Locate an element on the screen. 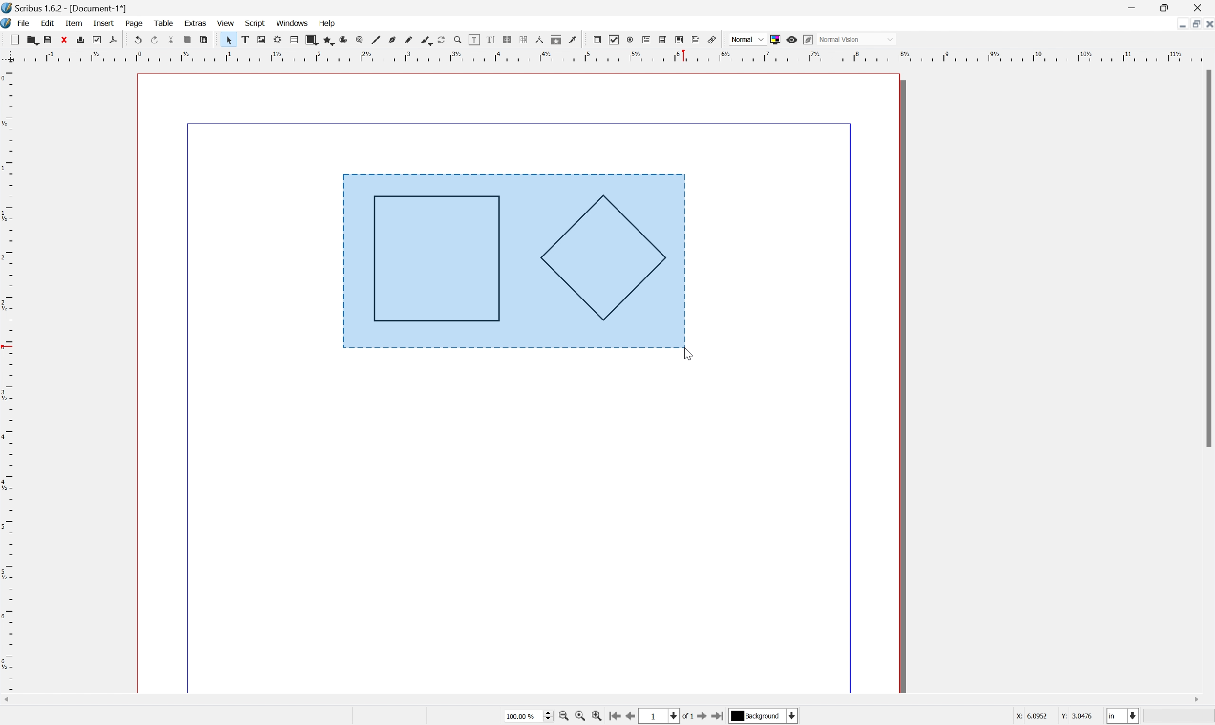 The width and height of the screenshot is (1215, 725). script is located at coordinates (255, 22).